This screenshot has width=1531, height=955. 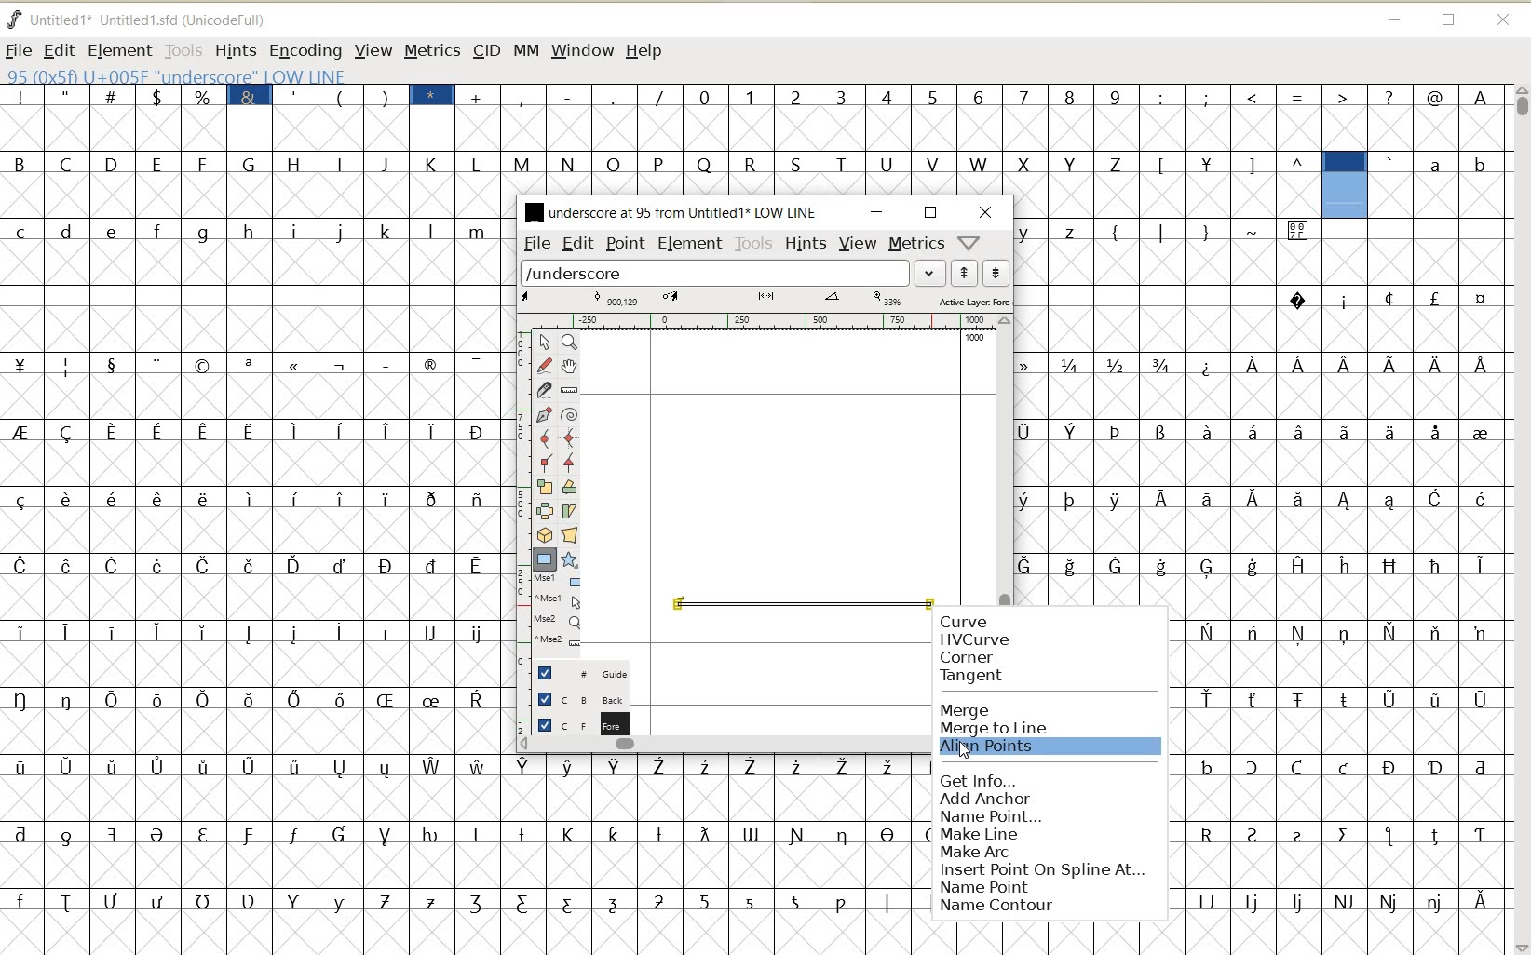 What do you see at coordinates (570, 437) in the screenshot?
I see `add a curve point always either horizontal or vertical` at bounding box center [570, 437].